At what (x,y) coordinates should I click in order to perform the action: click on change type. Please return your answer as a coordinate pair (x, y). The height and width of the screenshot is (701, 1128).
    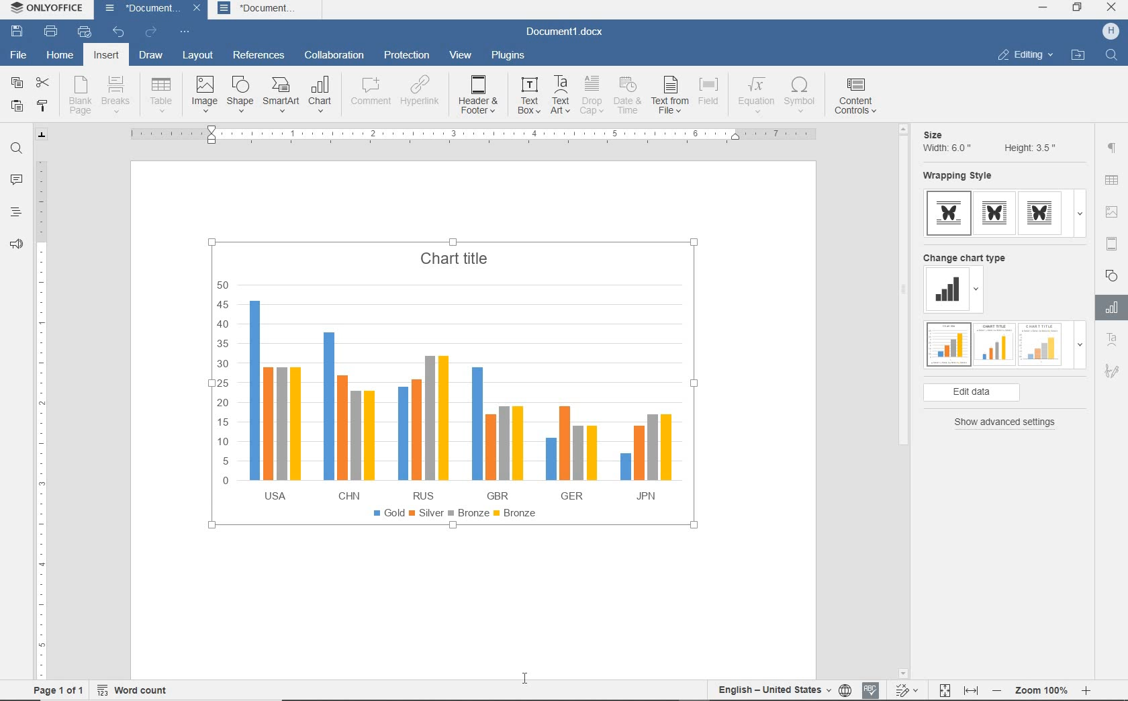
    Looking at the image, I should click on (947, 290).